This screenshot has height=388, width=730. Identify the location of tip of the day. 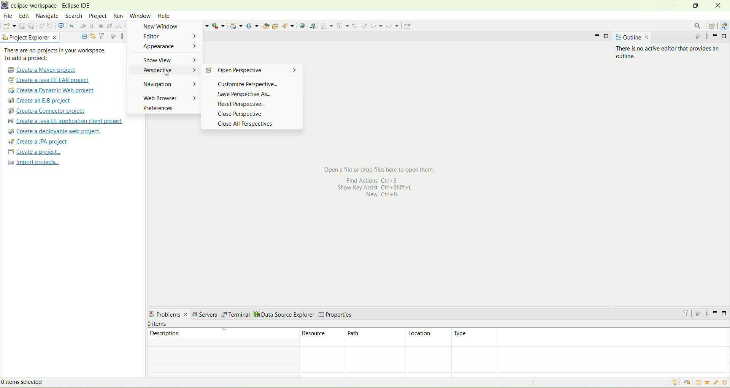
(674, 383).